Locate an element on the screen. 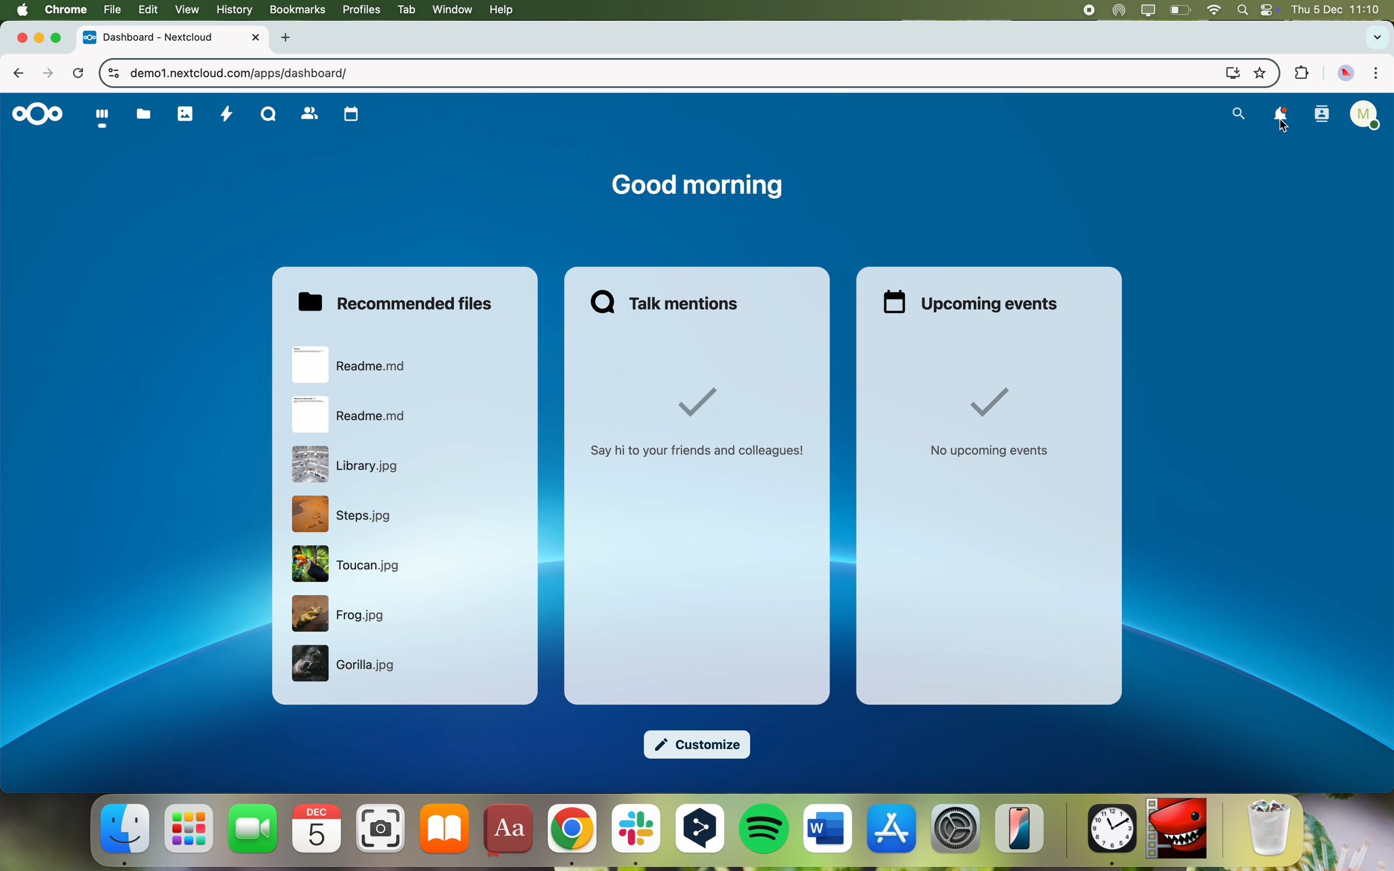  minimize is located at coordinates (39, 39).